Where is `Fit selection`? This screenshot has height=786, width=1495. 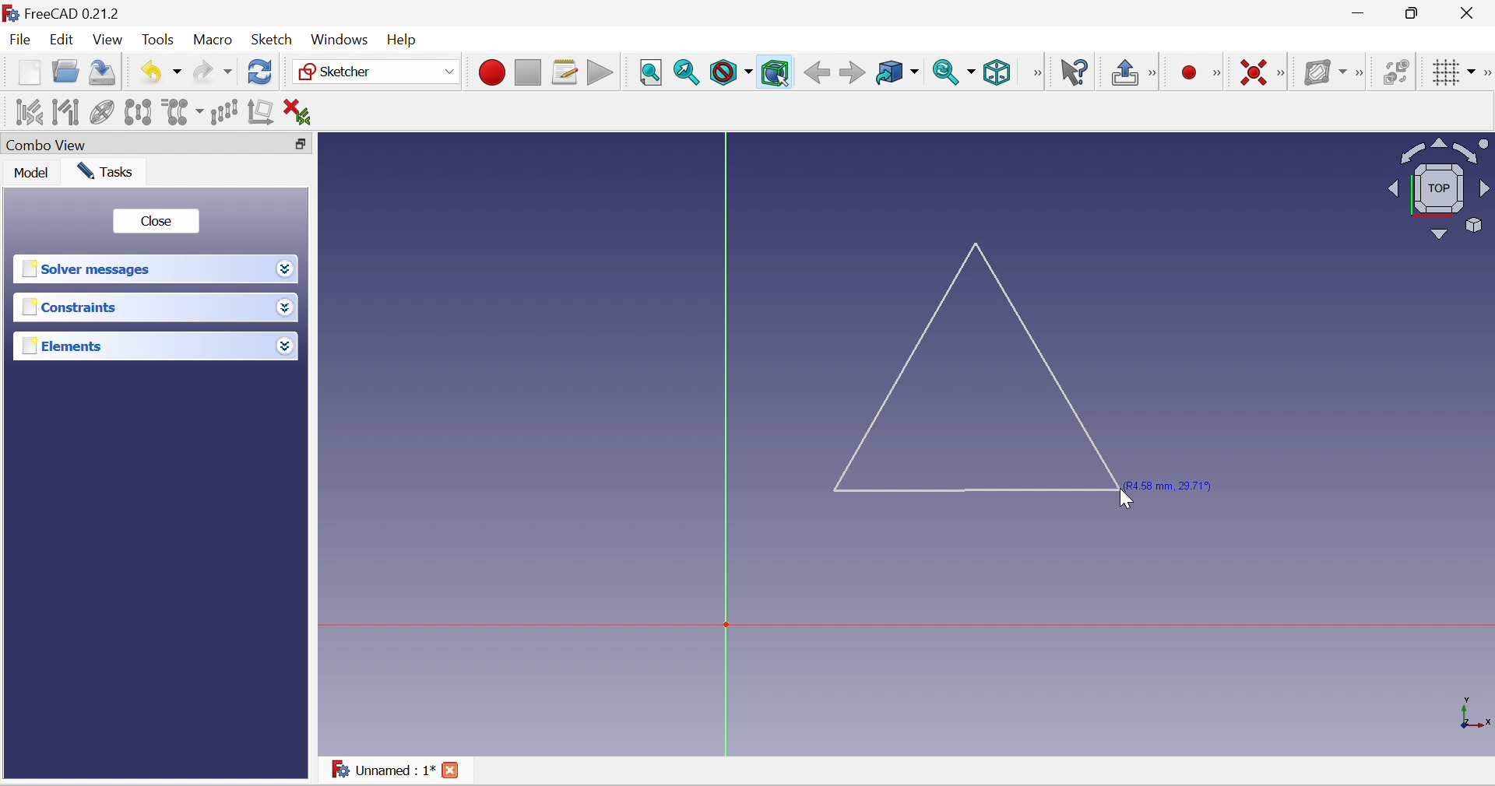 Fit selection is located at coordinates (687, 73).